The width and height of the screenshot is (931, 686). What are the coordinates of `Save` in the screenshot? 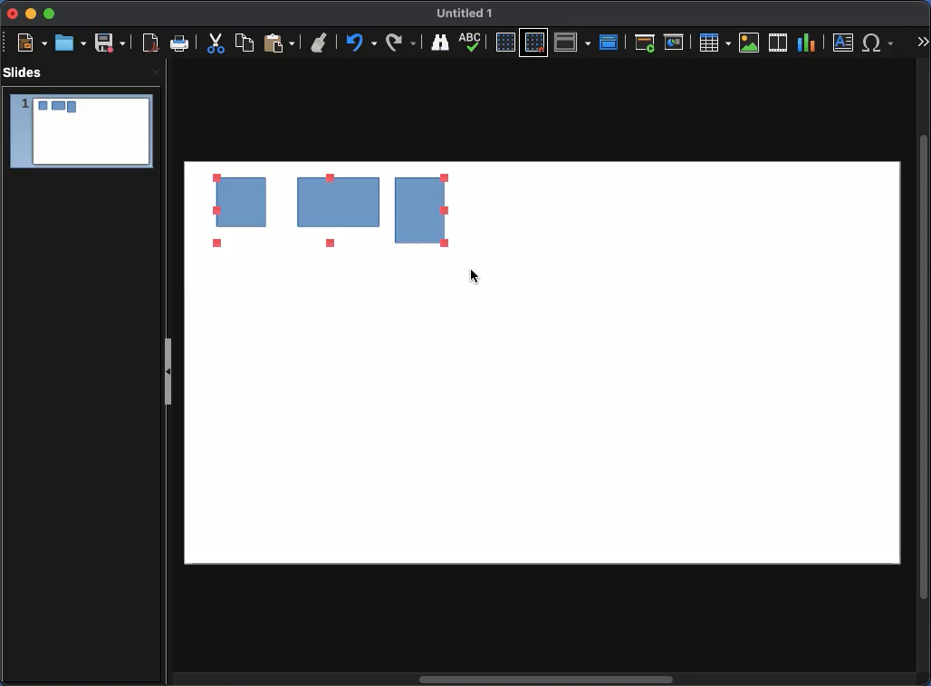 It's located at (110, 43).